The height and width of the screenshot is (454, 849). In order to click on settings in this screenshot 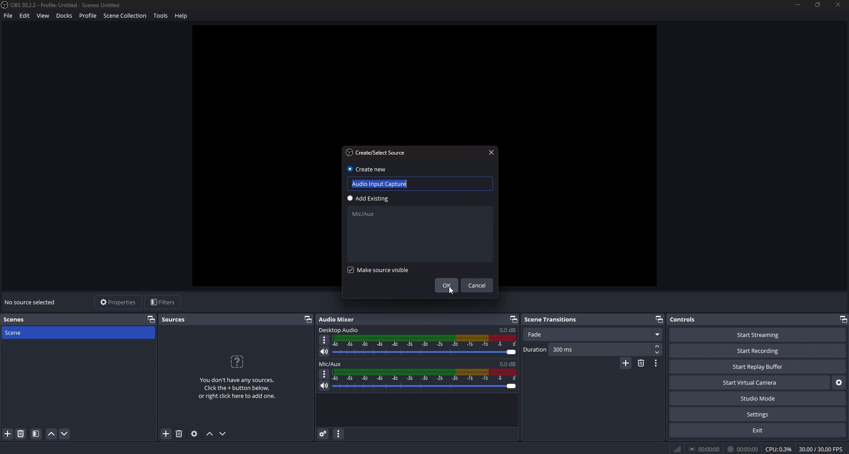, I will do `click(838, 383)`.